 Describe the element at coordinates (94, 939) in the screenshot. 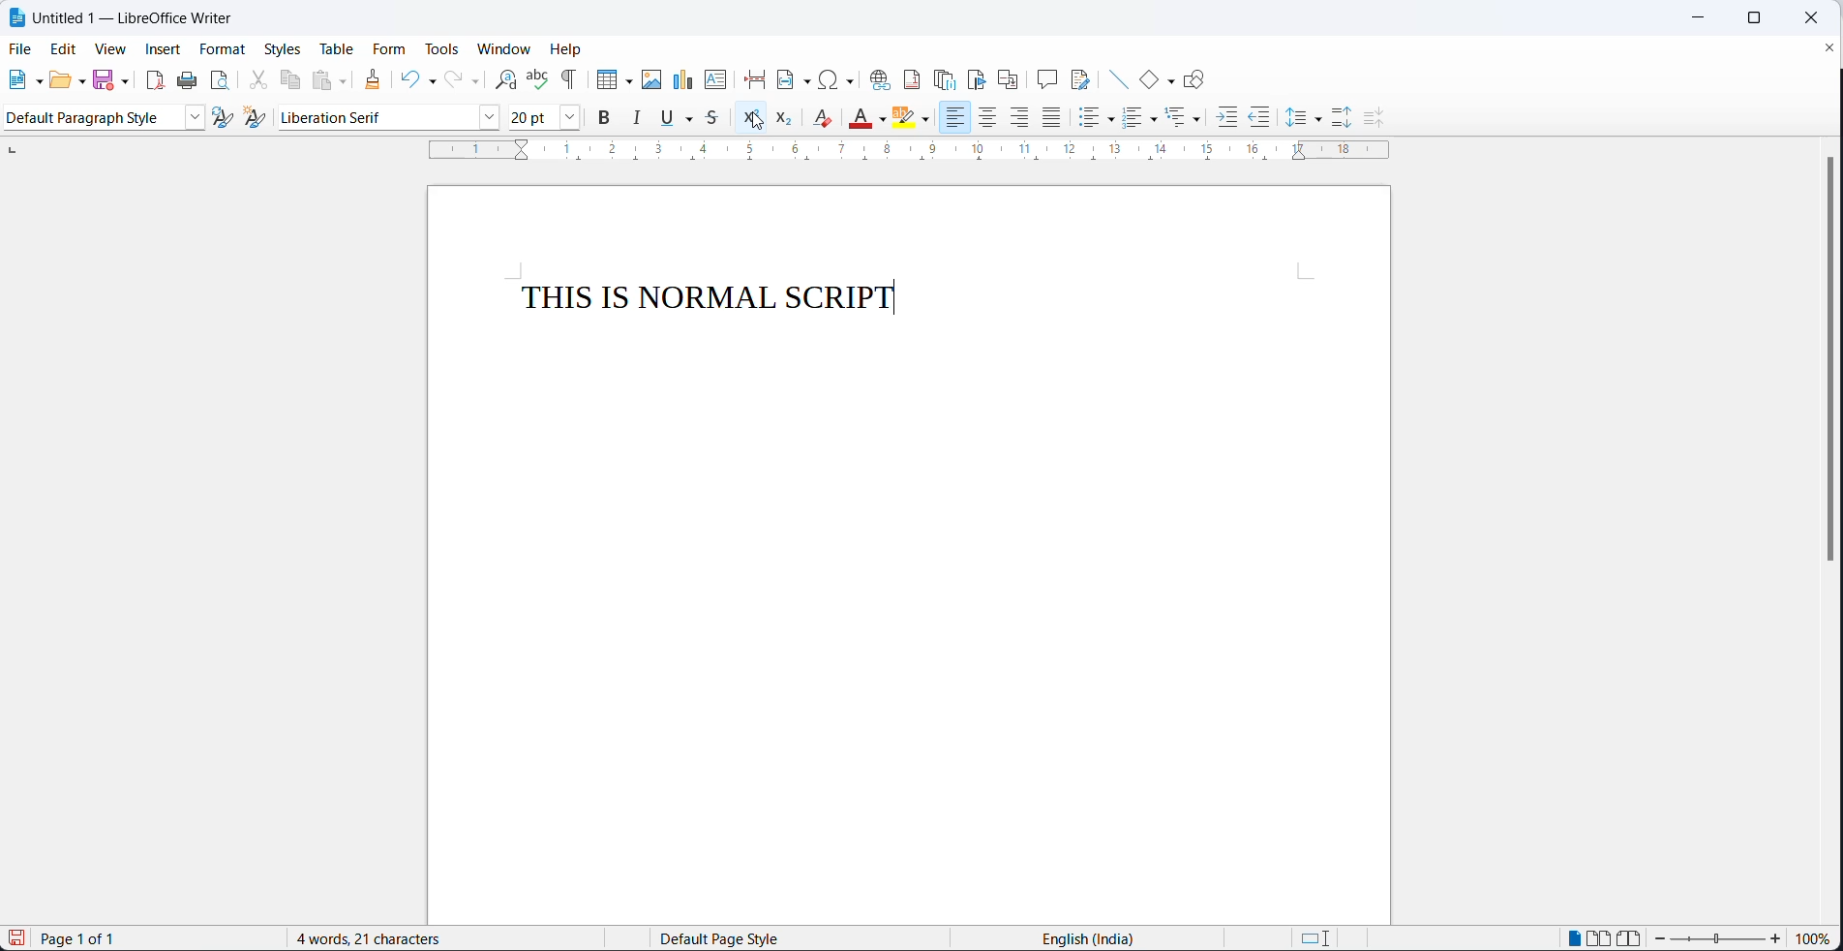

I see `current page` at that location.